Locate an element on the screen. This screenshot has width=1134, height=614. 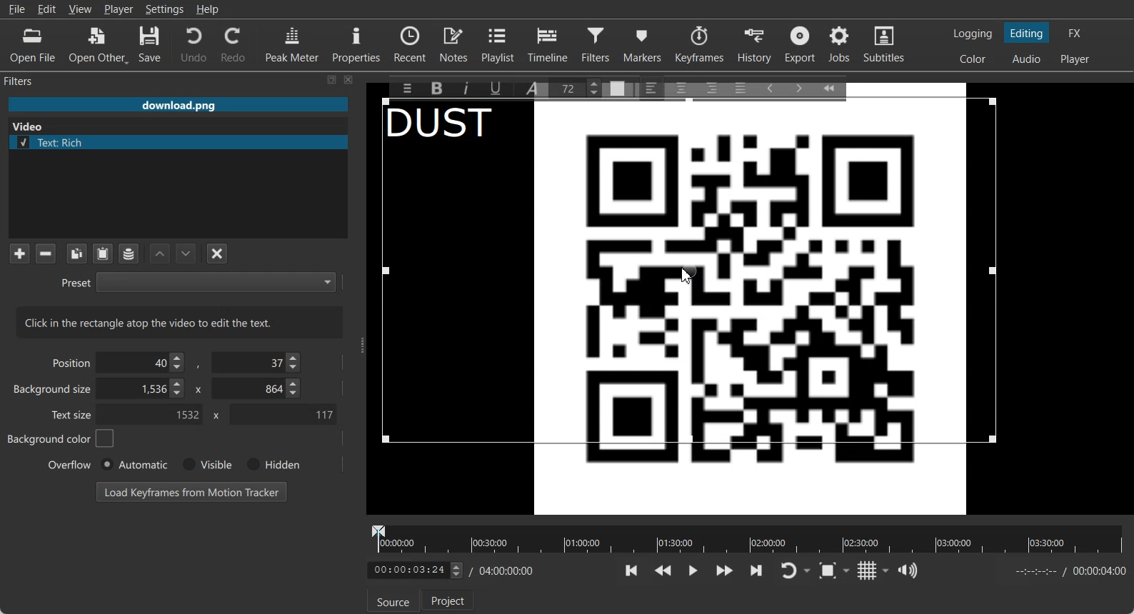
Move Filter up is located at coordinates (160, 254).